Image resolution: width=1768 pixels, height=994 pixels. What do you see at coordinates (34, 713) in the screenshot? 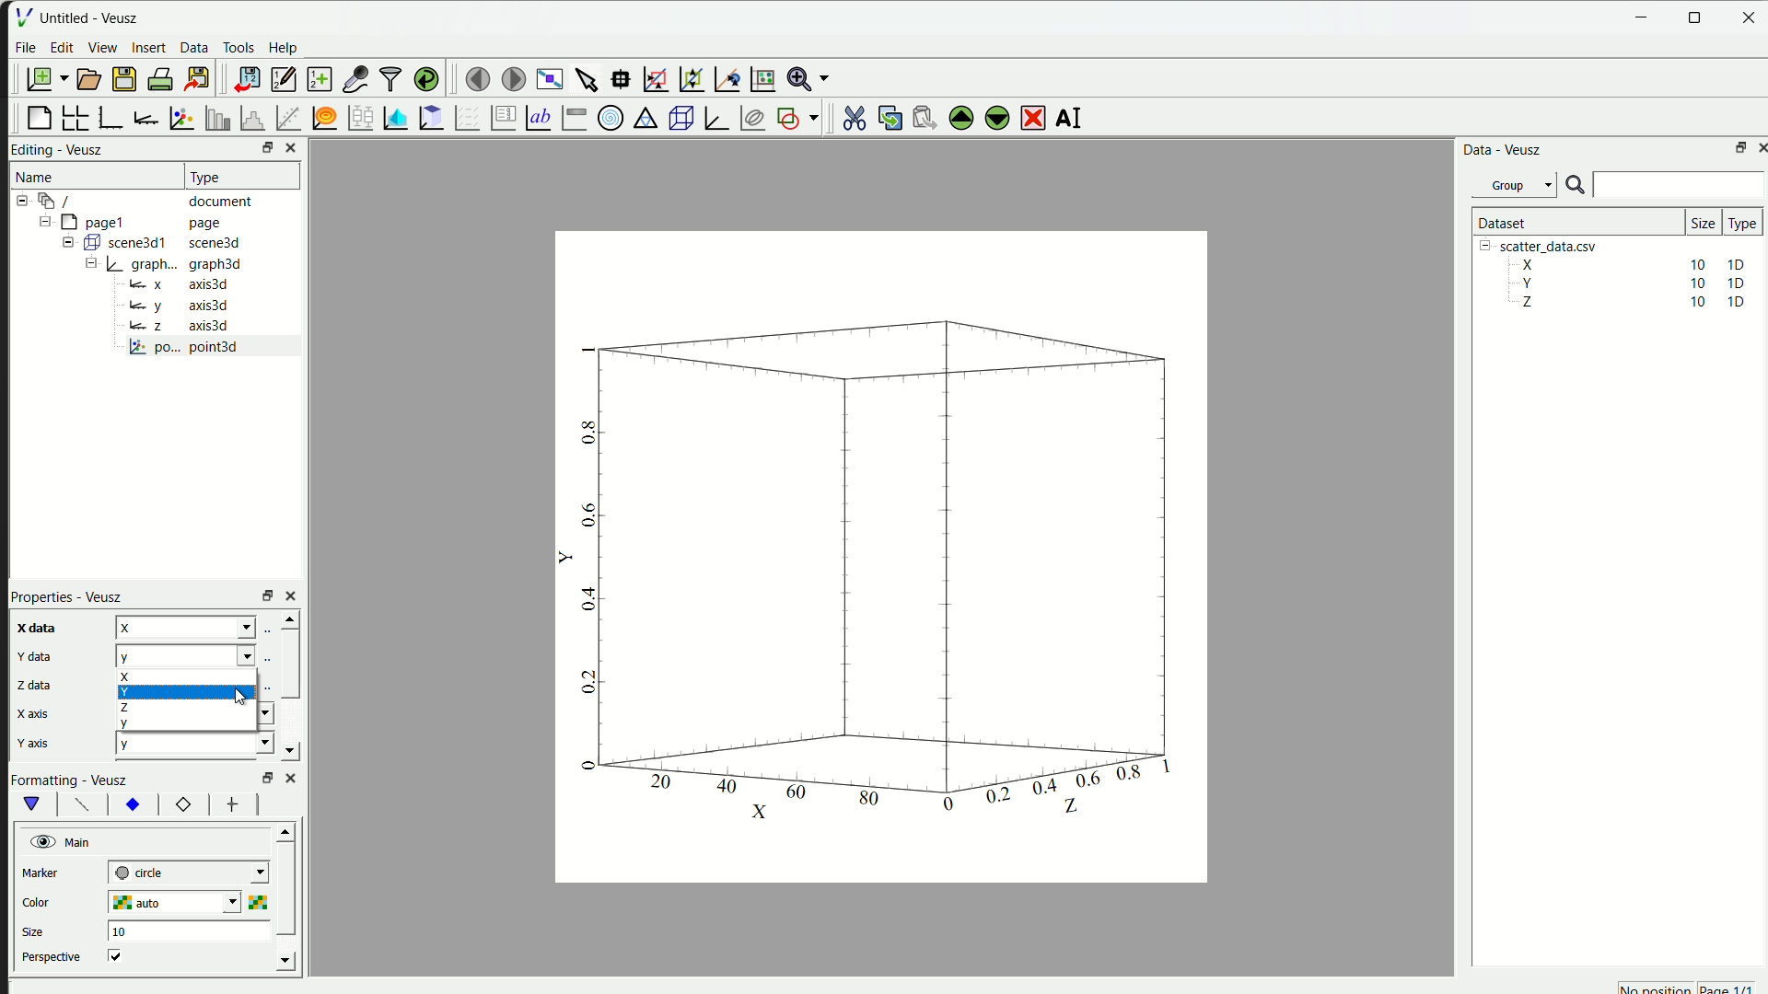
I see `x axis` at bounding box center [34, 713].